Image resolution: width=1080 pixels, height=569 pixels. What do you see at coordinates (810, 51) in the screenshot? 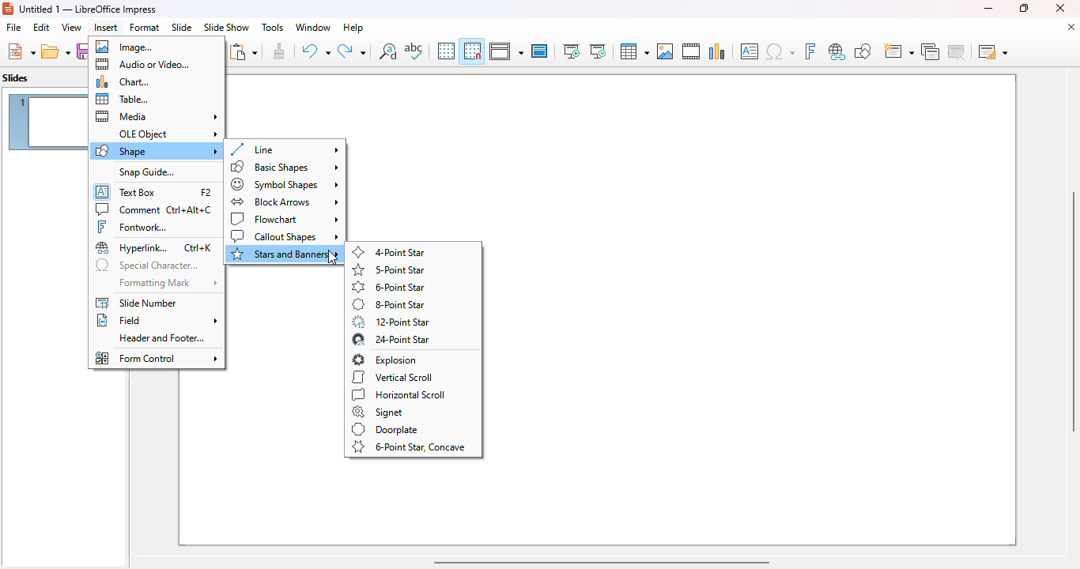
I see `insert fontwork text` at bounding box center [810, 51].